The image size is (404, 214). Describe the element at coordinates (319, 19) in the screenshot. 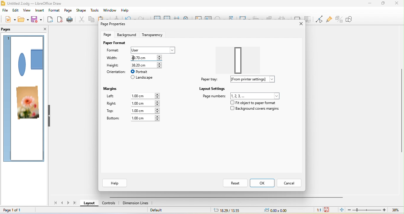

I see `toggle point edit mode` at that location.